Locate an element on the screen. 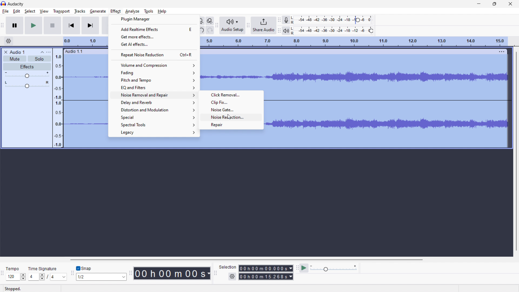 This screenshot has width=519, height=292. analyze is located at coordinates (132, 11).